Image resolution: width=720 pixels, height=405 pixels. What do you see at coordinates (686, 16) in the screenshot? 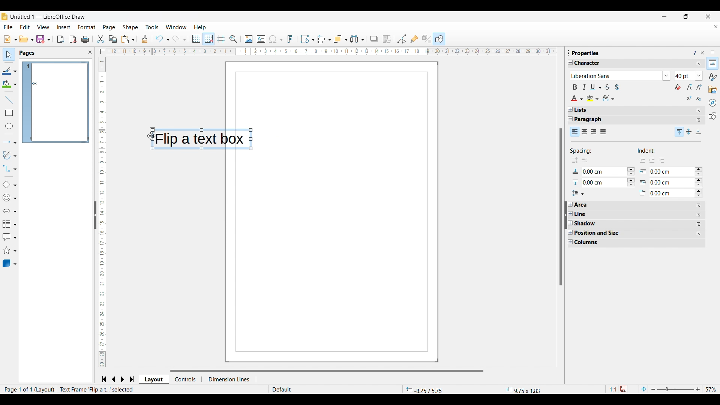
I see `Show in smaller tab` at bounding box center [686, 16].